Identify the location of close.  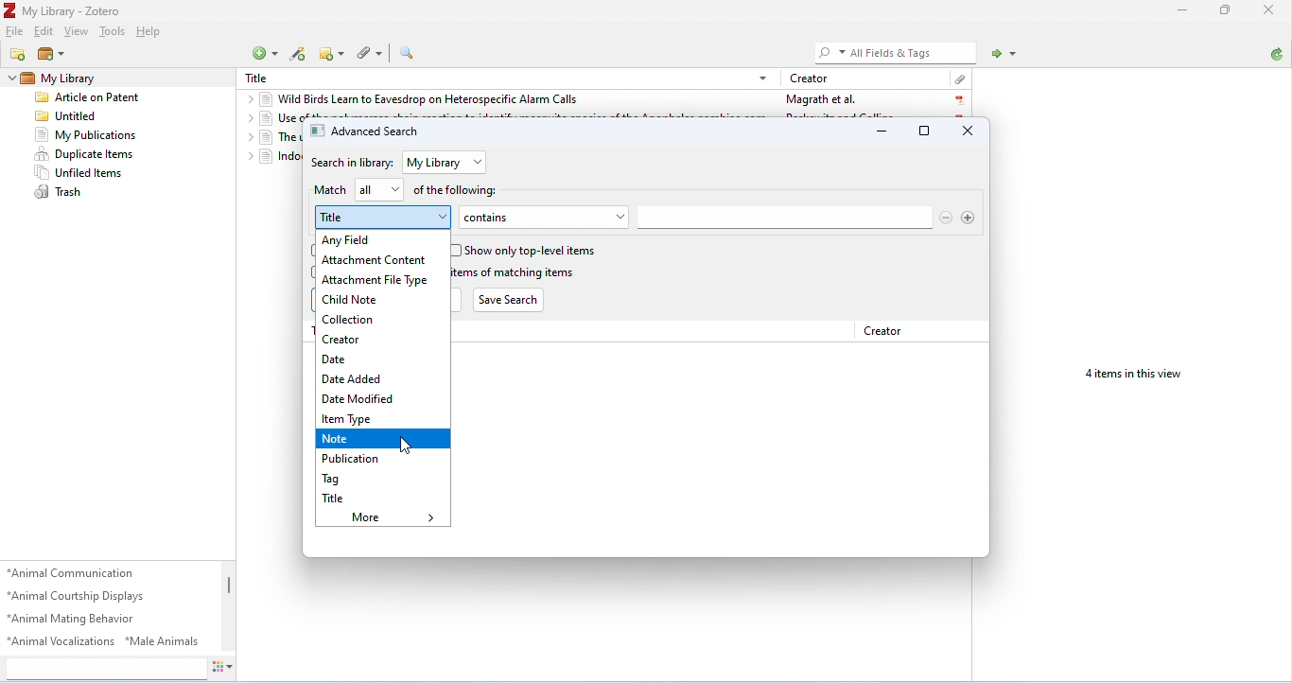
(969, 131).